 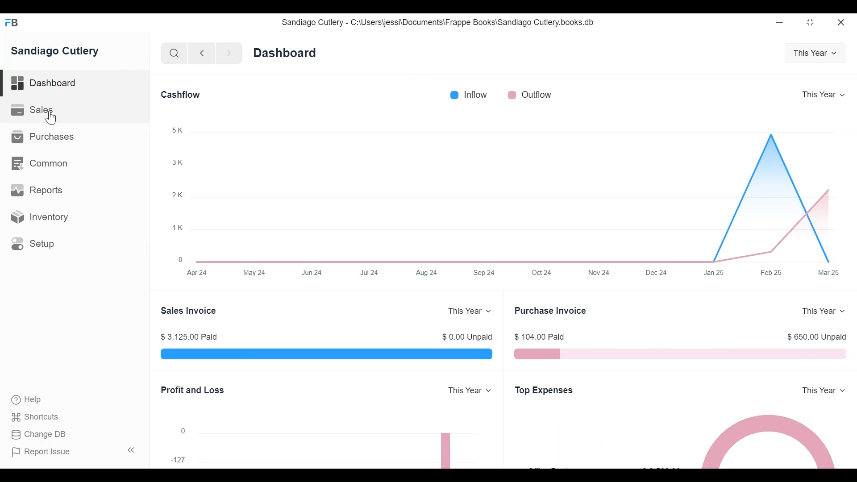 I want to click on Inflow, so click(x=469, y=95).